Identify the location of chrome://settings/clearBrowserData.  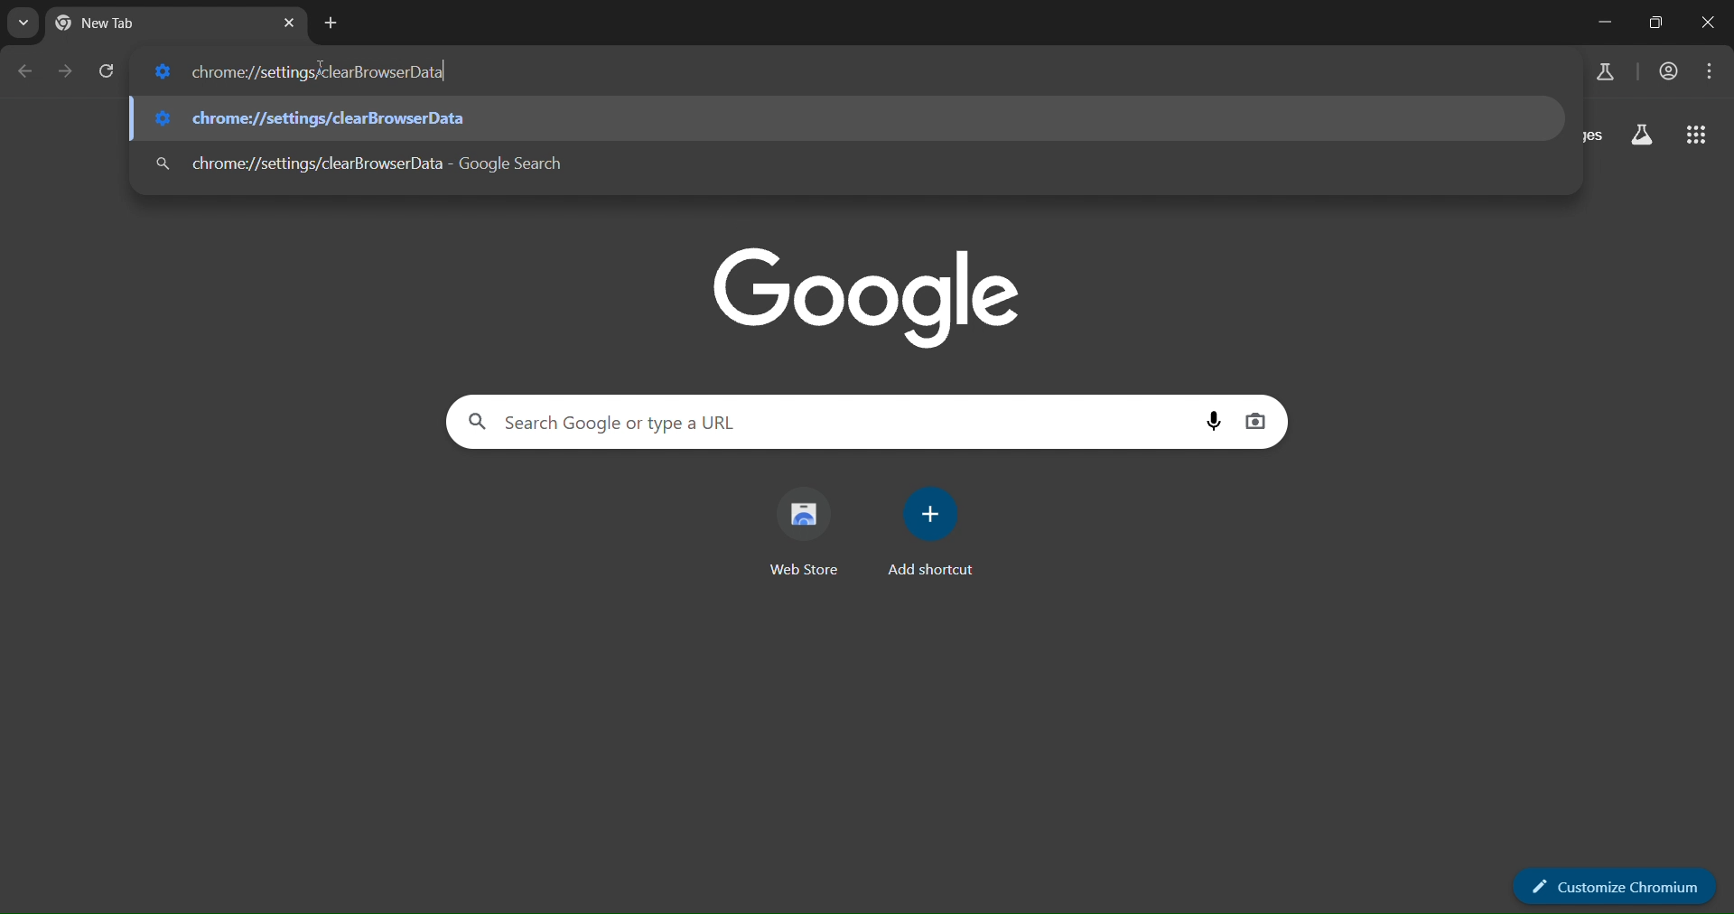
(856, 119).